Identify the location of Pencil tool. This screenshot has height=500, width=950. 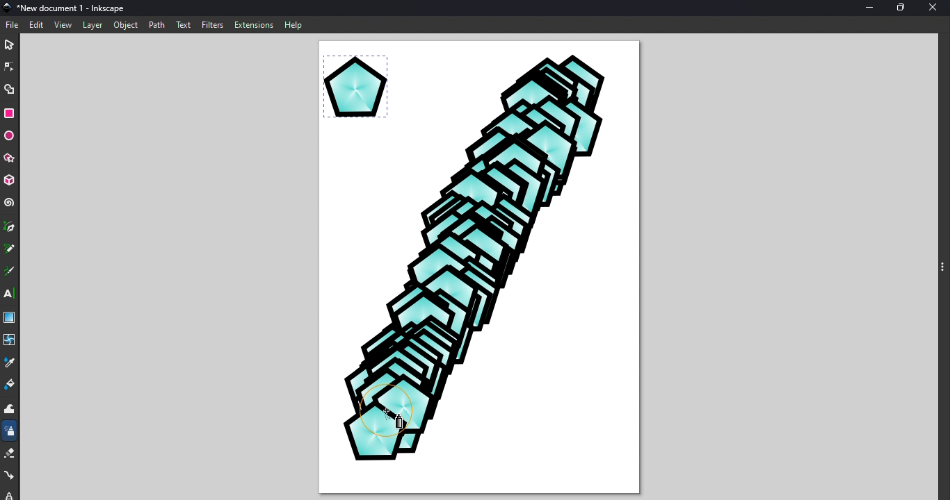
(9, 248).